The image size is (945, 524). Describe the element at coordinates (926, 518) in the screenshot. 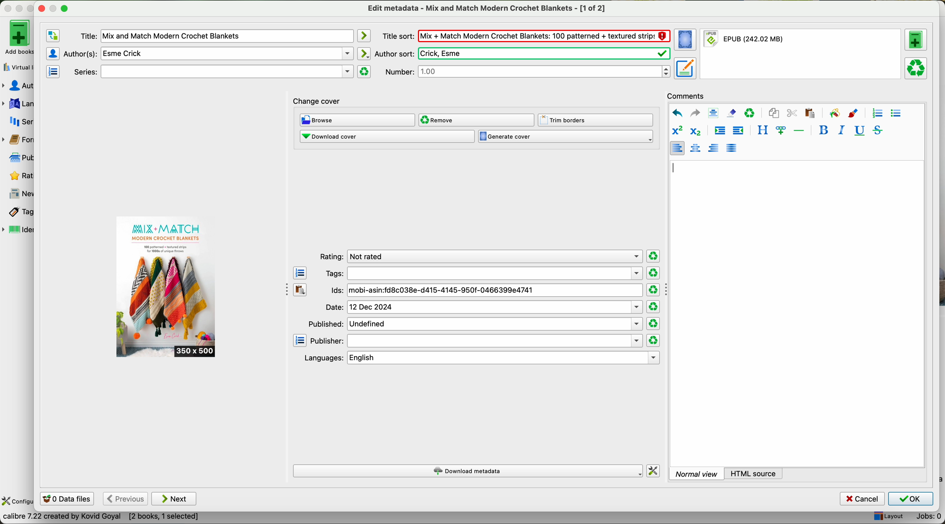

I see `Jobs: 0` at that location.